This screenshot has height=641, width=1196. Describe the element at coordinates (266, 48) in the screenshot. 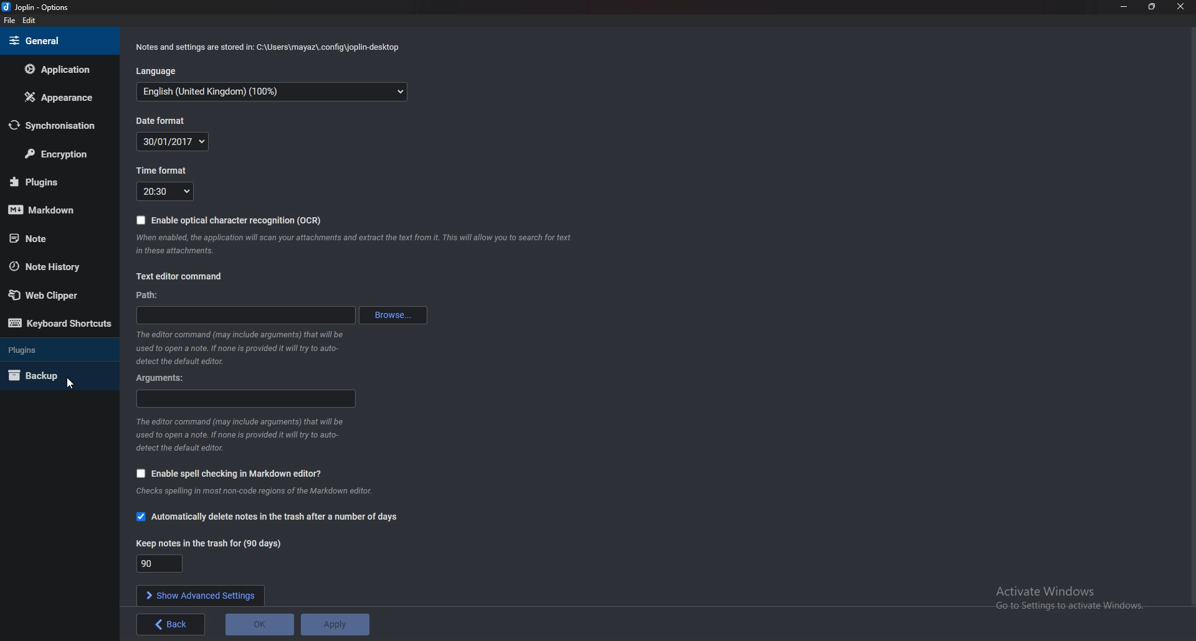

I see `Info` at that location.